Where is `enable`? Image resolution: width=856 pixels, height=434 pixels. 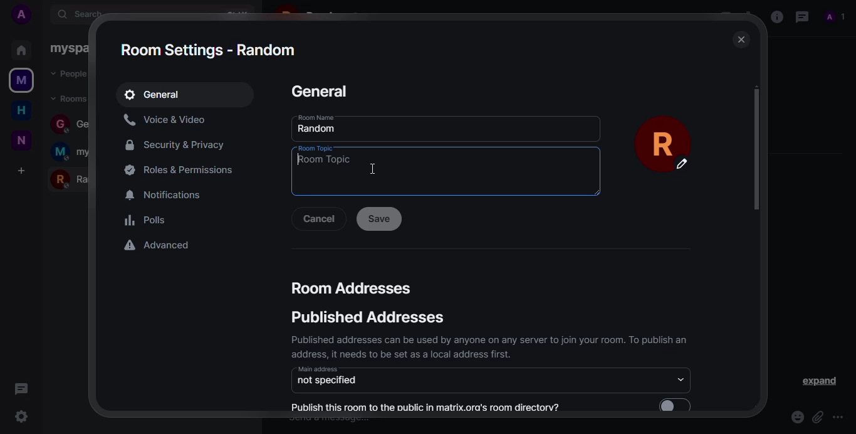 enable is located at coordinates (678, 405).